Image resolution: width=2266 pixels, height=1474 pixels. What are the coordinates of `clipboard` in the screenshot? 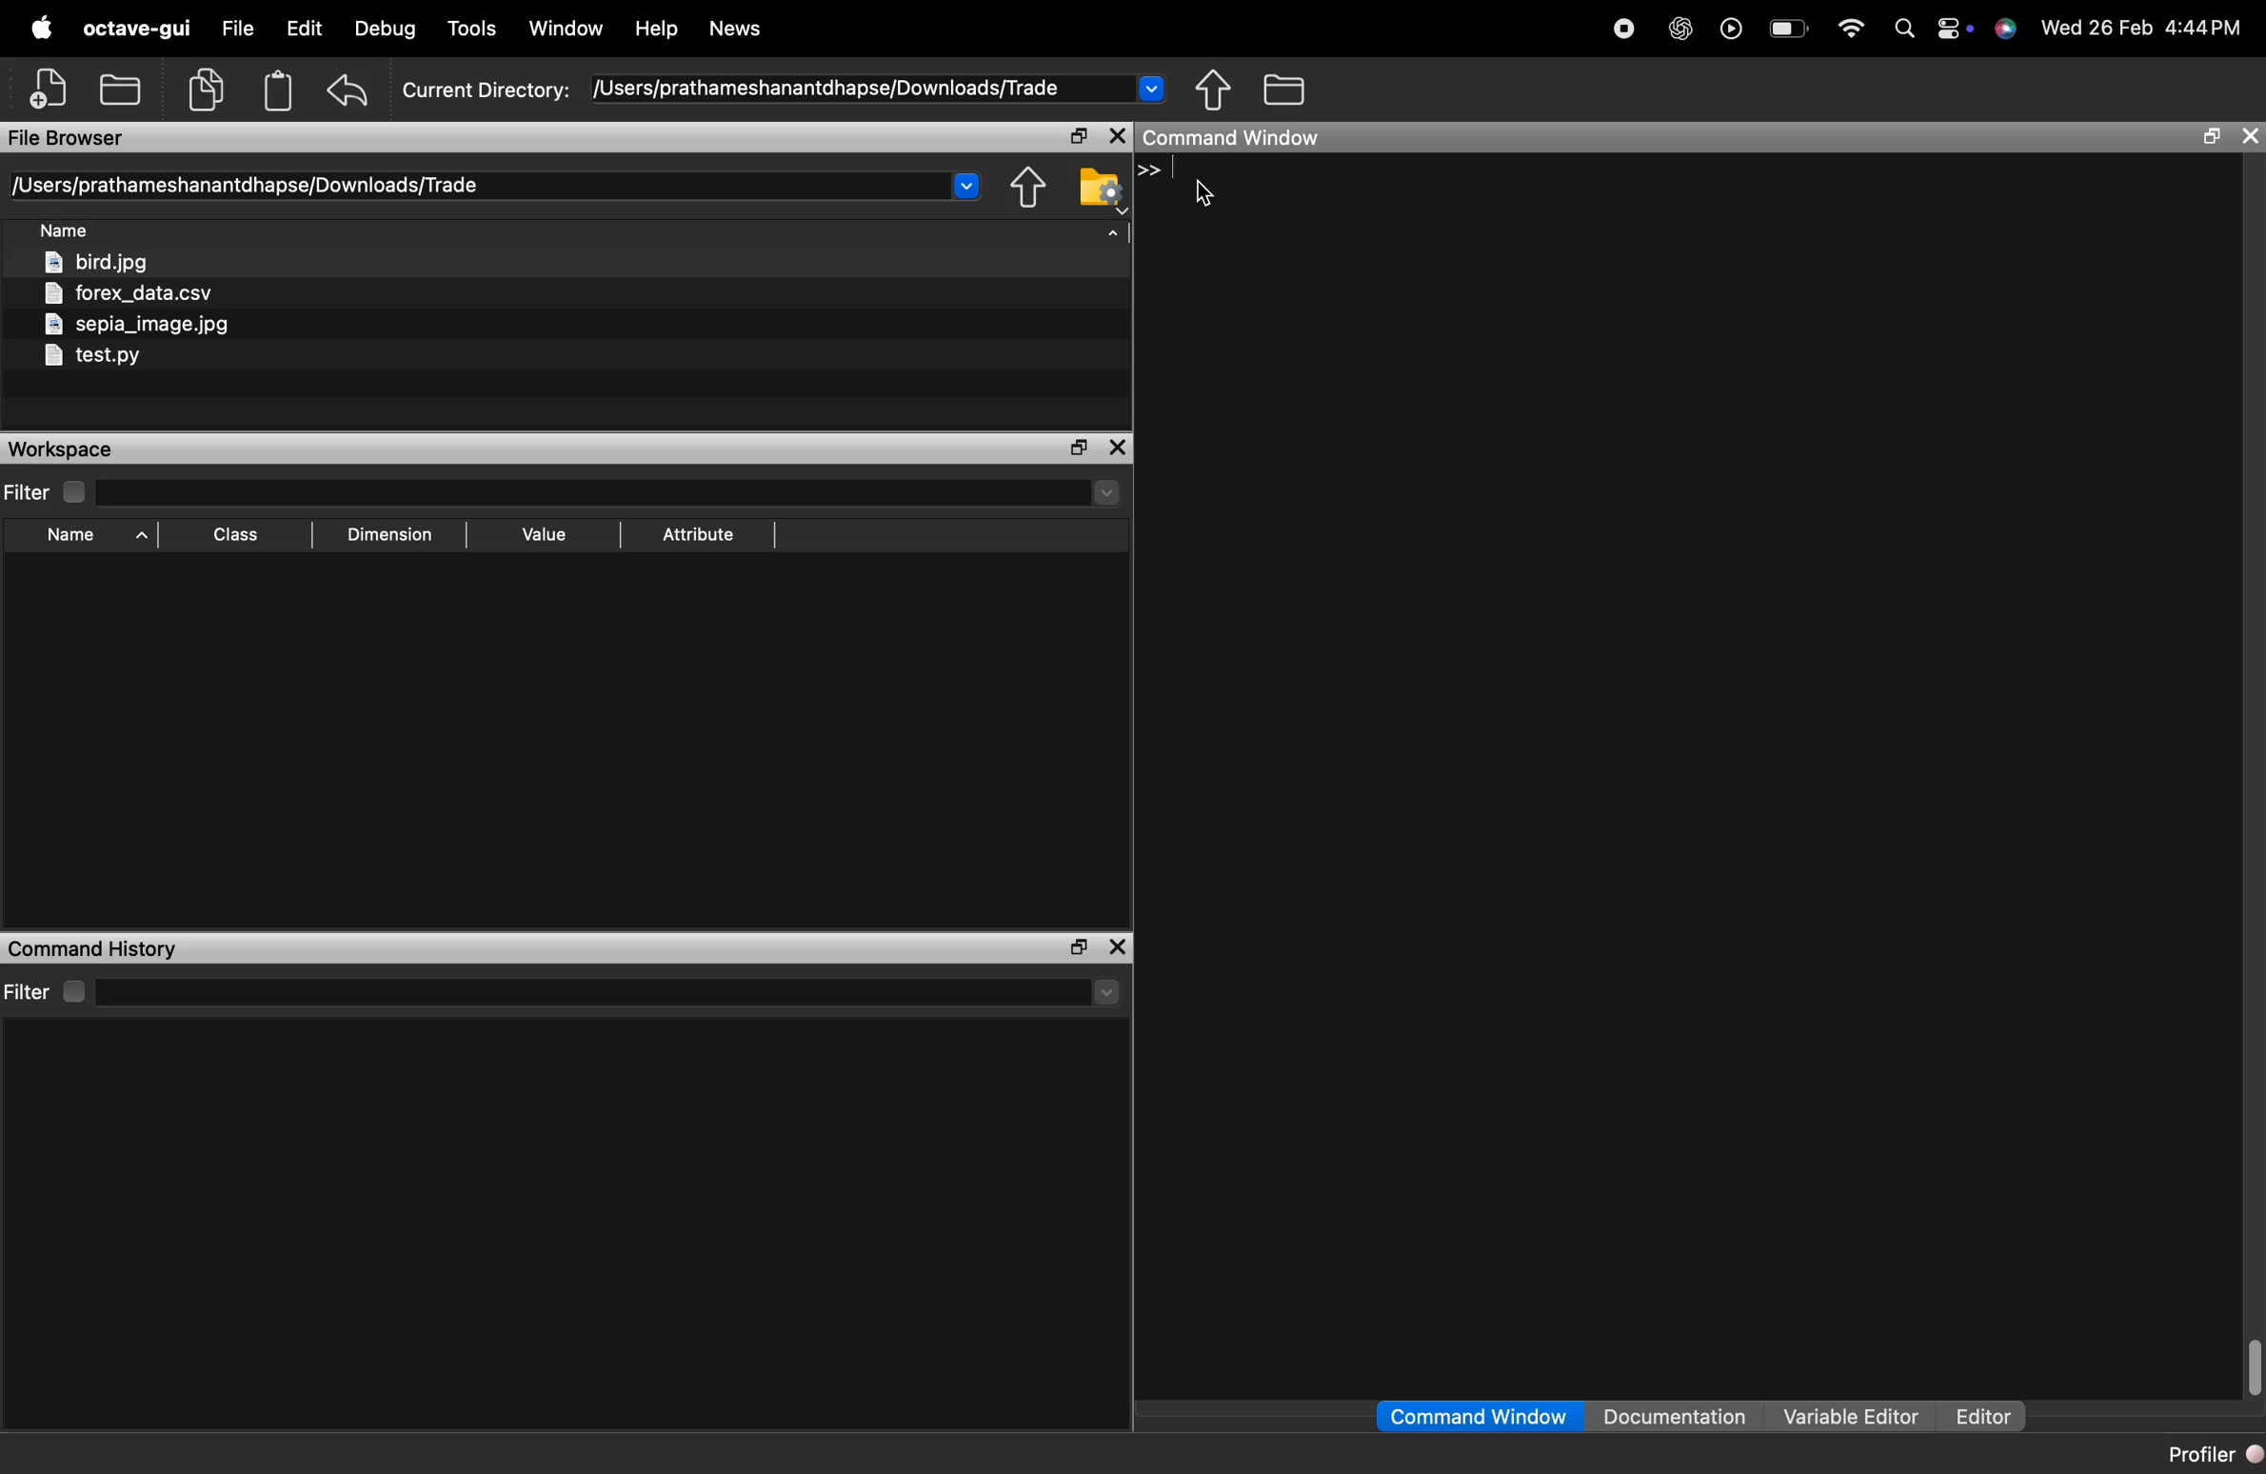 It's located at (278, 90).